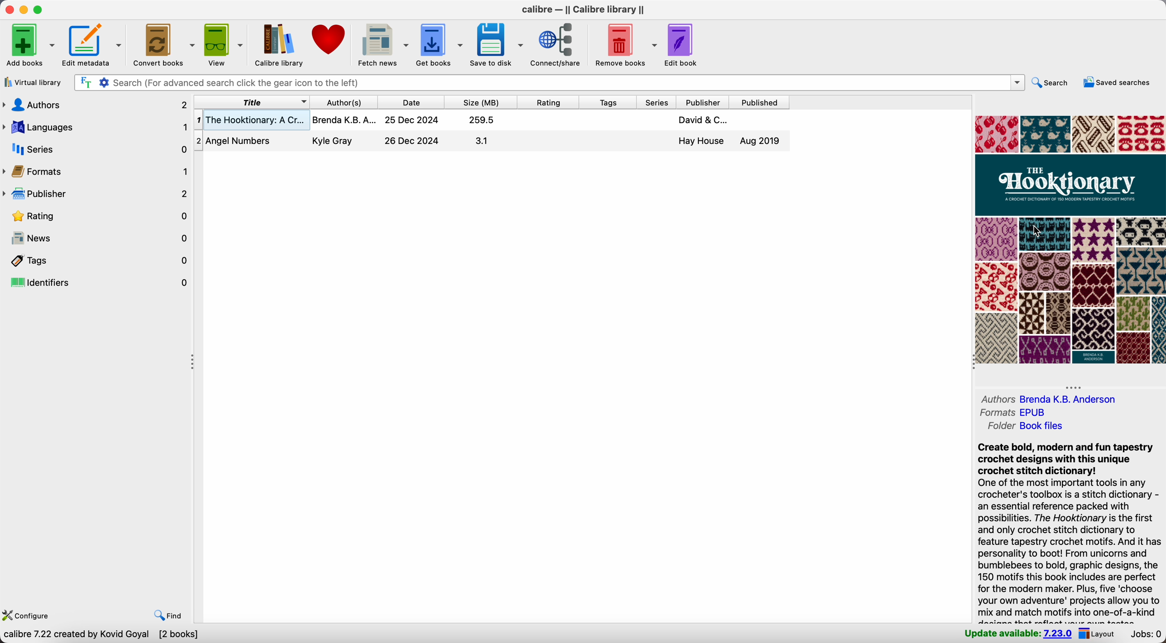 This screenshot has height=643, width=1166. Describe the element at coordinates (624, 44) in the screenshot. I see `remove books` at that location.